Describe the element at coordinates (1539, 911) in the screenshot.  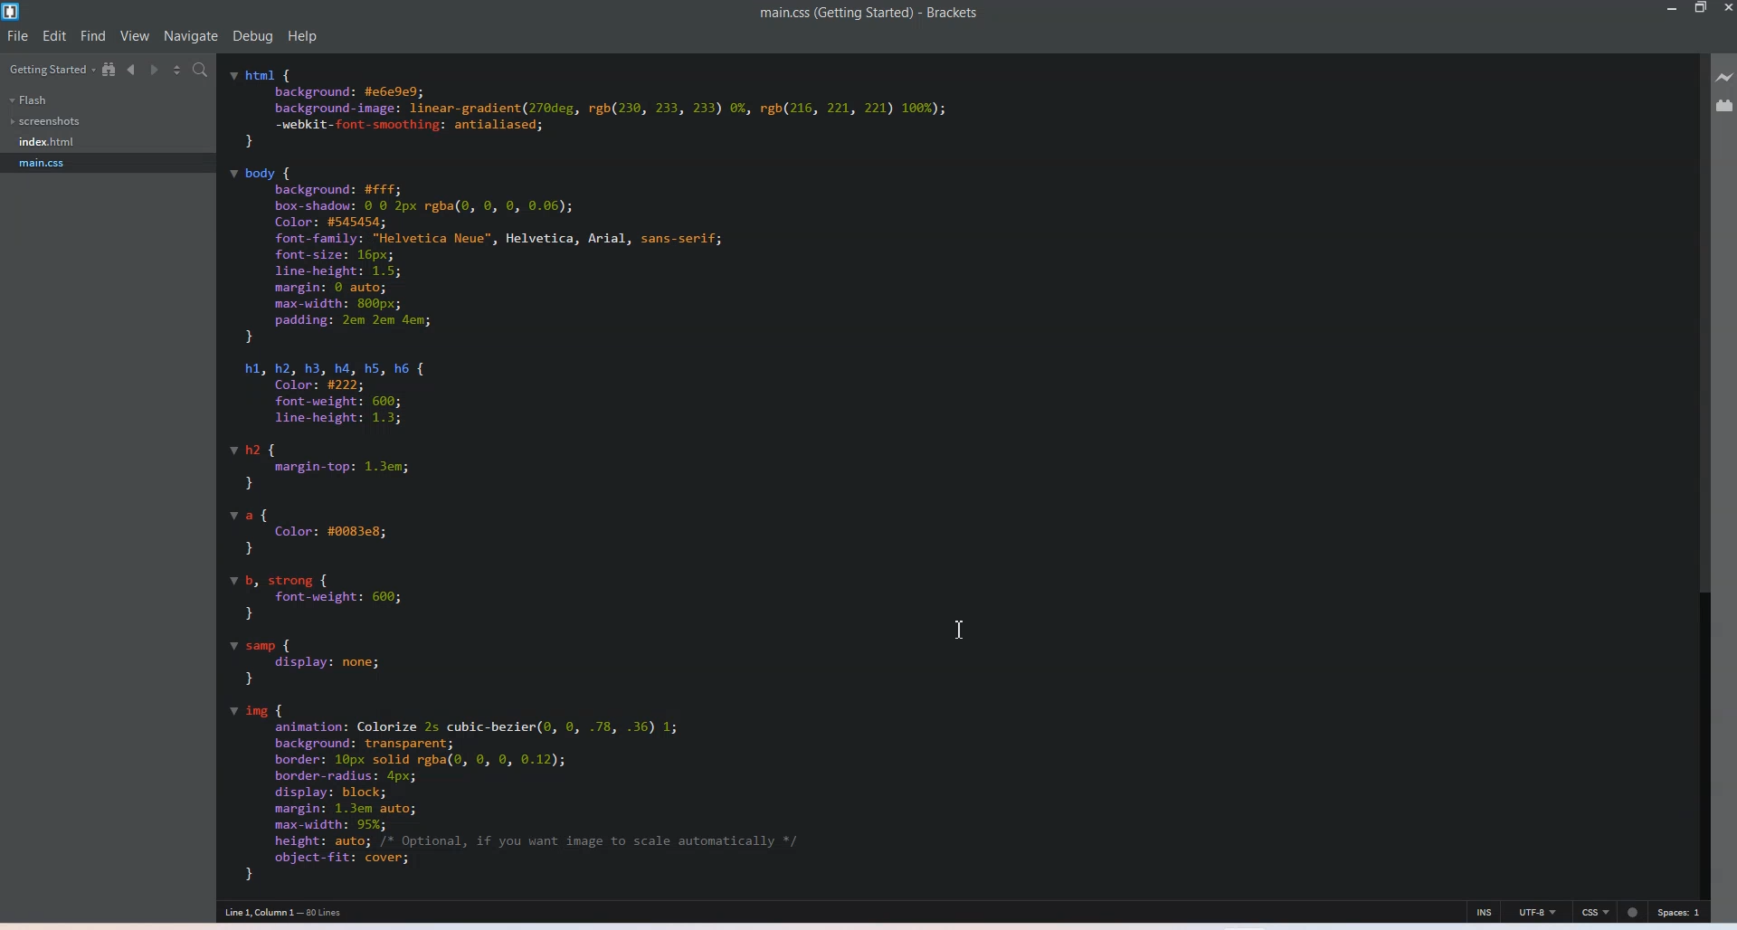
I see `UTF-8` at that location.